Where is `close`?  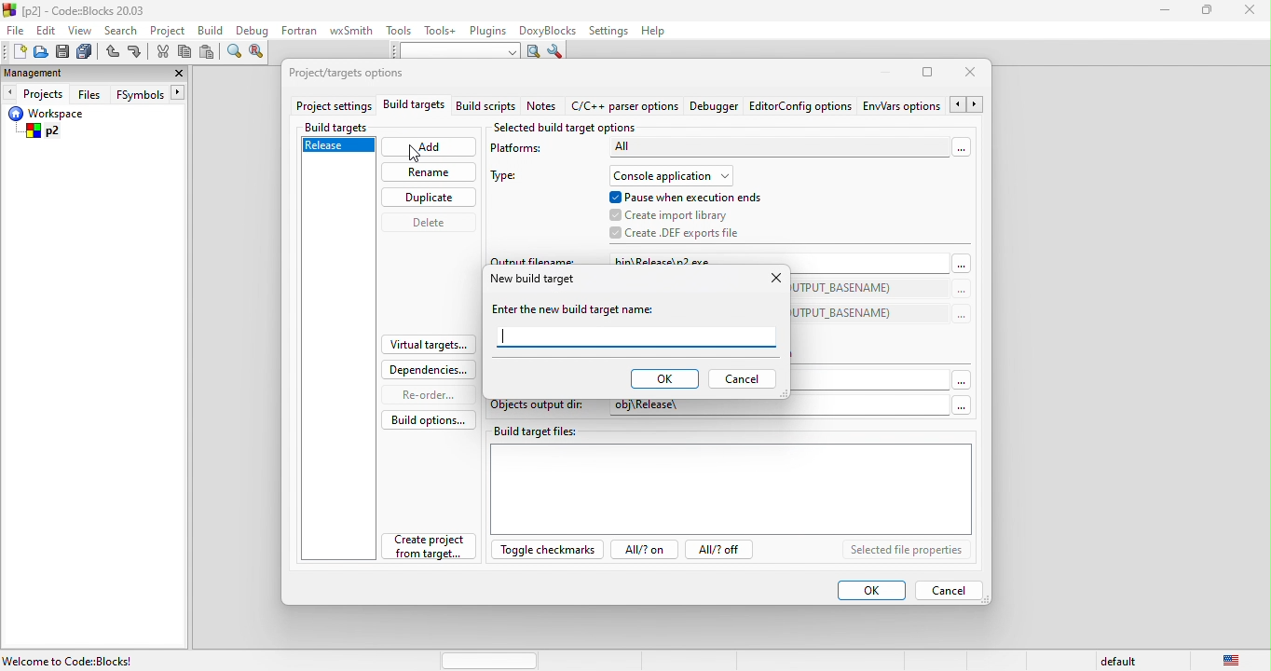
close is located at coordinates (970, 73).